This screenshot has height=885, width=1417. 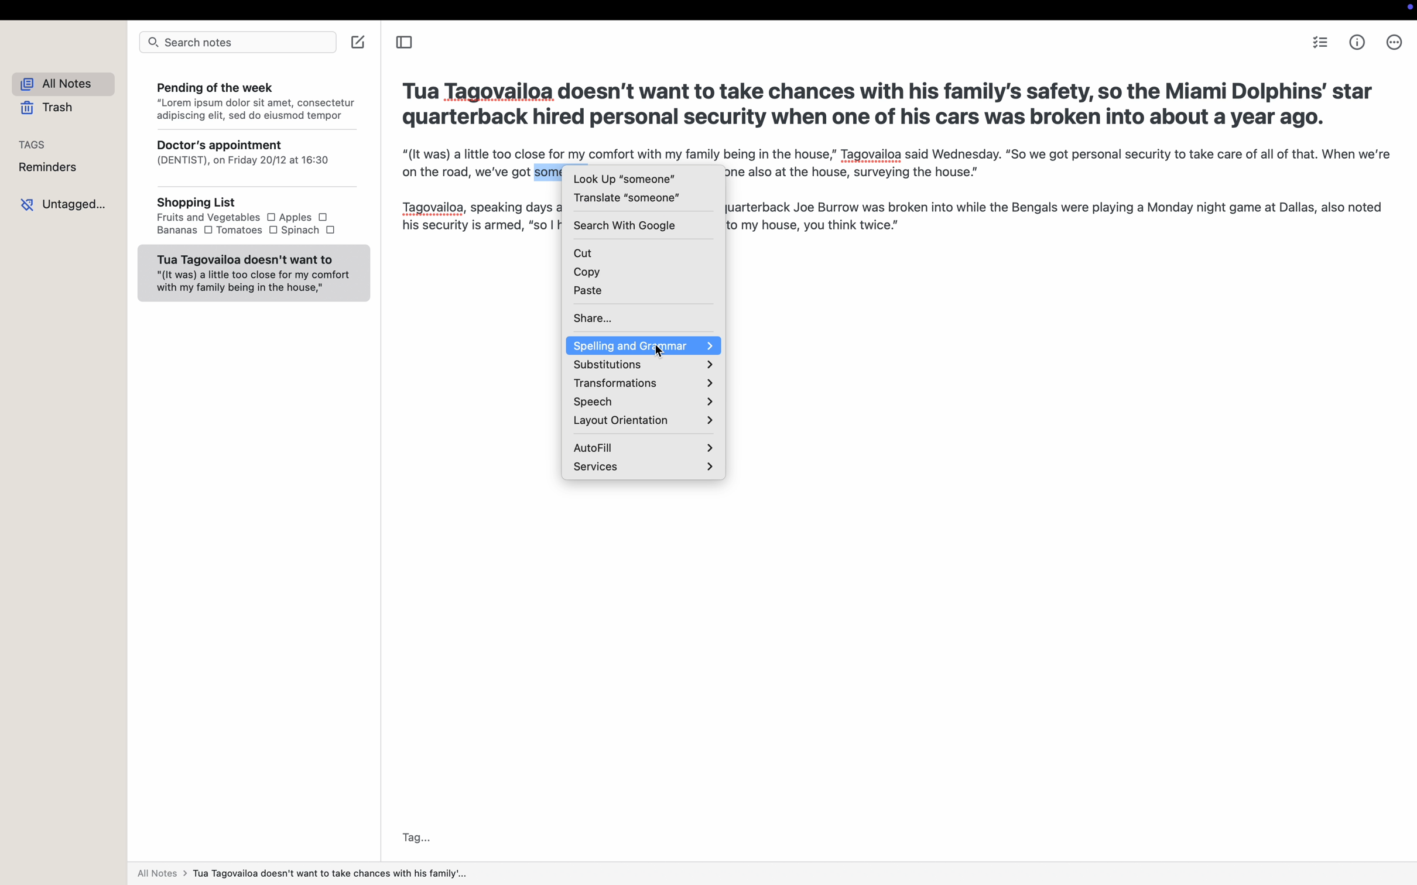 I want to click on all notes, so click(x=57, y=82).